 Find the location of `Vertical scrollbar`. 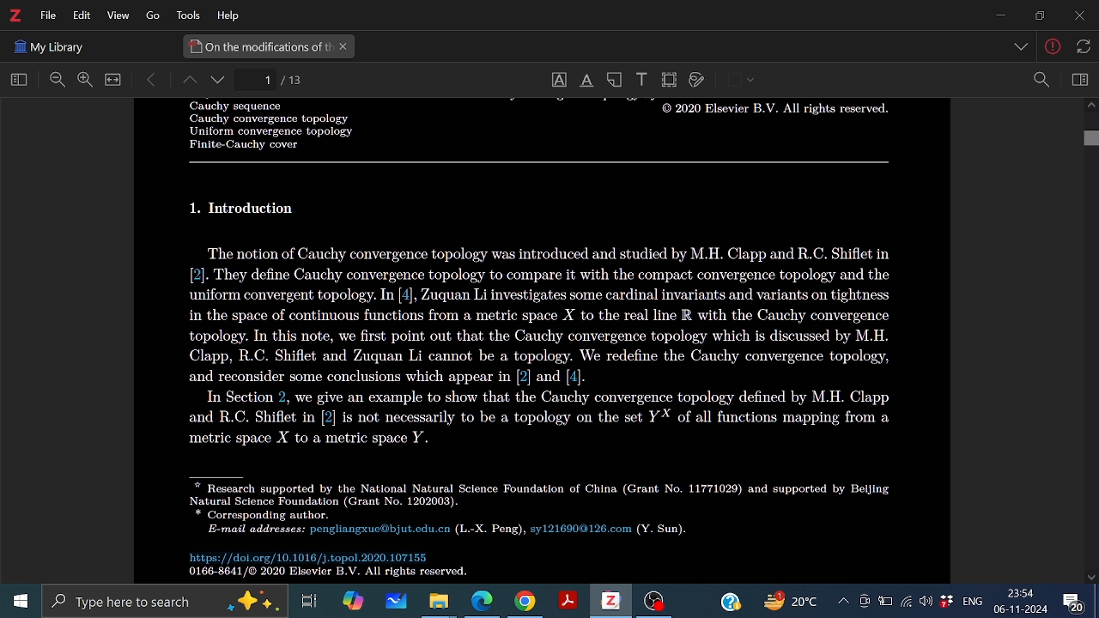

Vertical scrollbar is located at coordinates (1090, 140).